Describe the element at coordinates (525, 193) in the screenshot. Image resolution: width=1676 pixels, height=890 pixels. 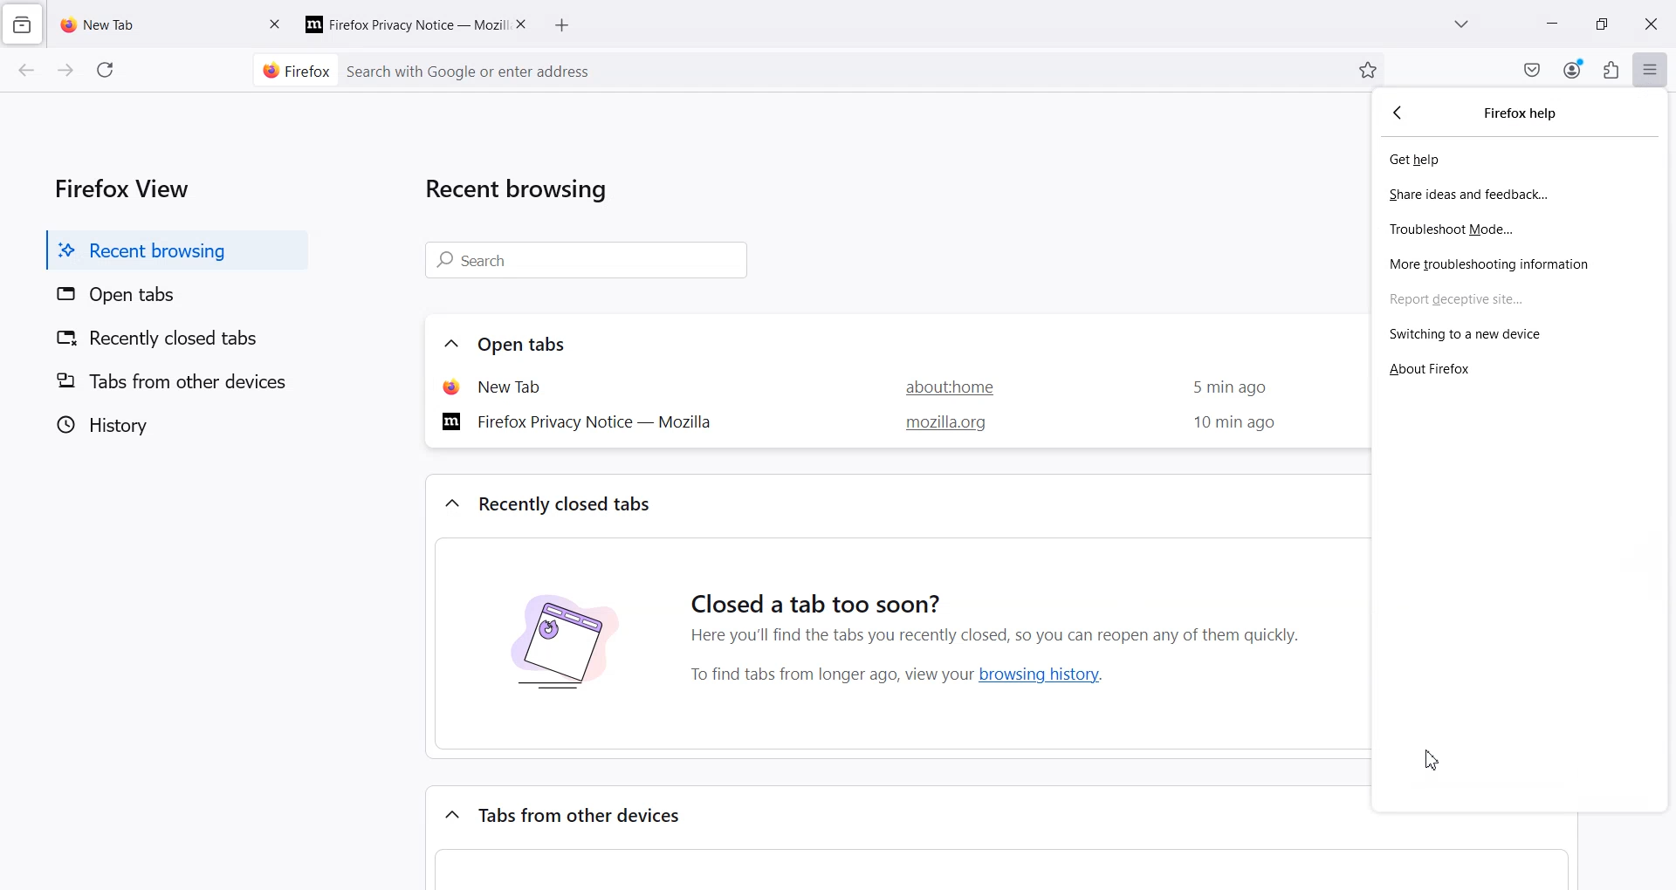
I see `Recent browsing` at that location.